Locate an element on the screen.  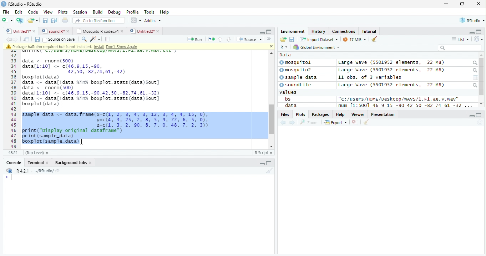
values is located at coordinates (288, 92).